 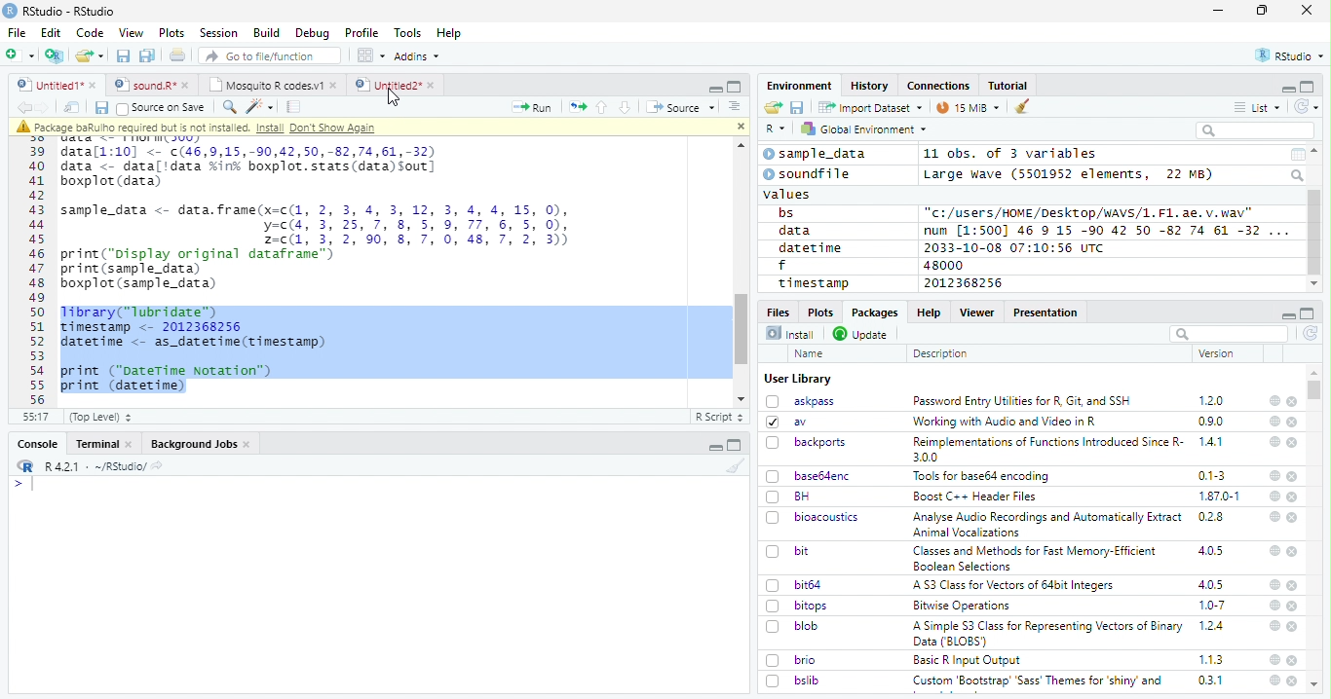 I want to click on package baRulho required but is not installed. Intall Don't show again., so click(x=202, y=128).